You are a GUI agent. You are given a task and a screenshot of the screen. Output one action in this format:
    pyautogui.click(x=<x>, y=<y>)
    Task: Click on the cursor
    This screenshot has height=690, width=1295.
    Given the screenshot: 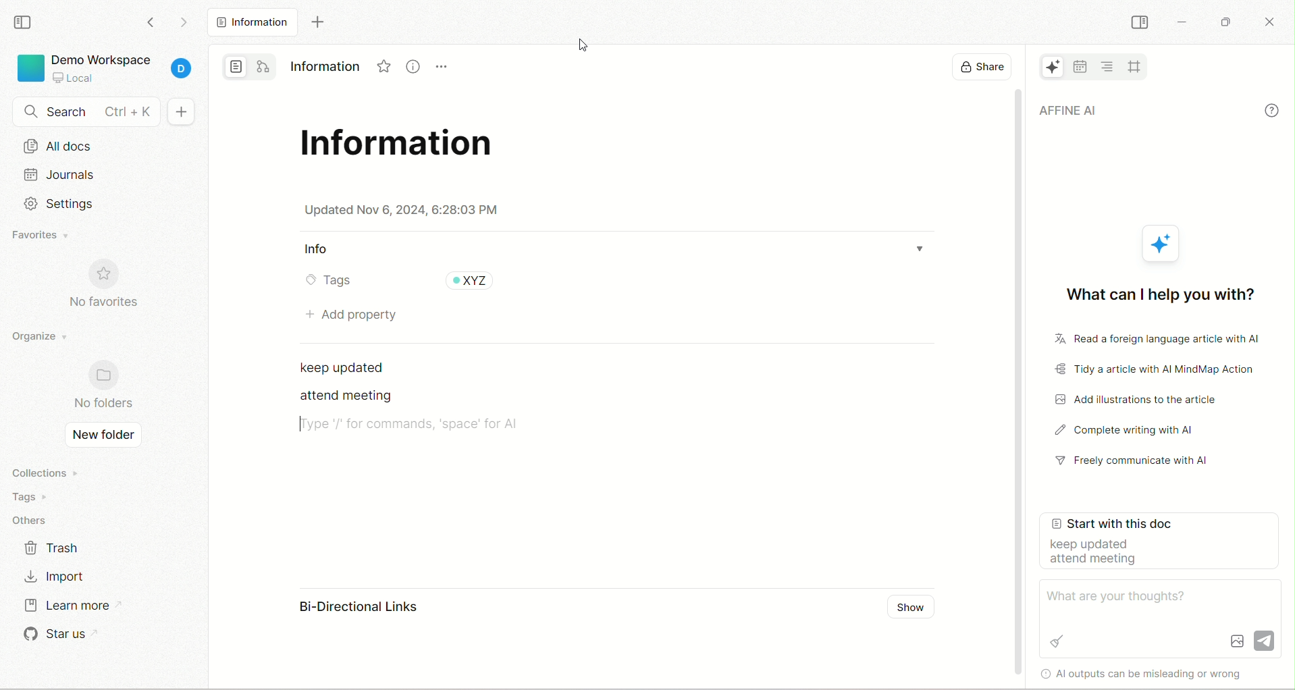 What is the action you would take?
    pyautogui.click(x=584, y=47)
    